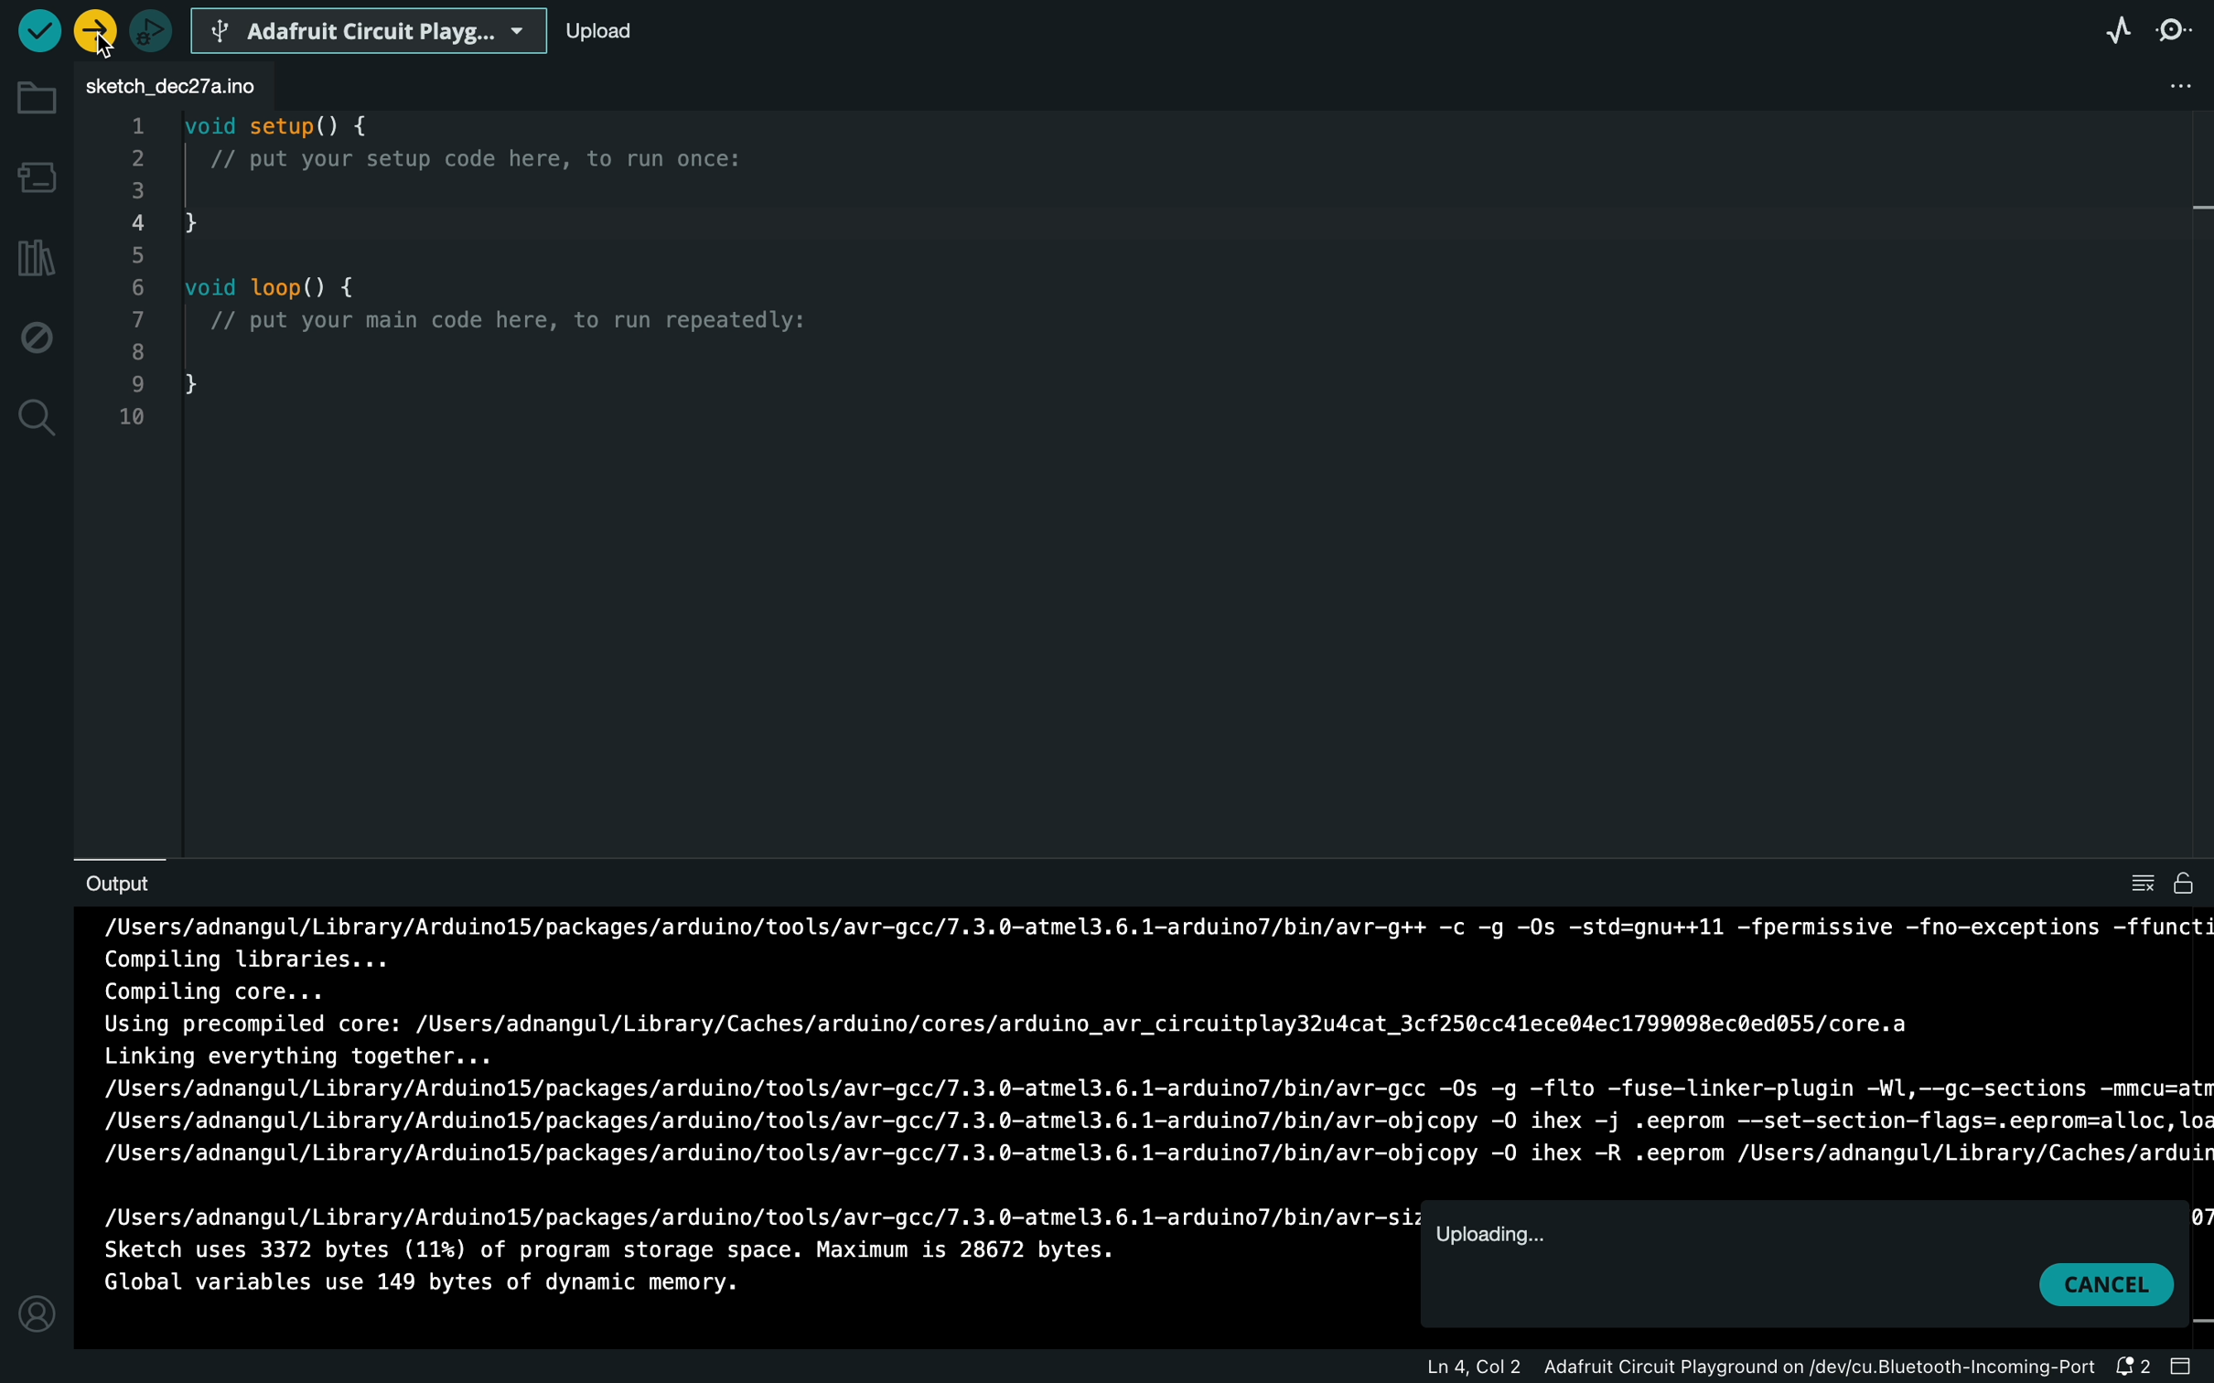  I want to click on serial plotter, so click(2111, 30).